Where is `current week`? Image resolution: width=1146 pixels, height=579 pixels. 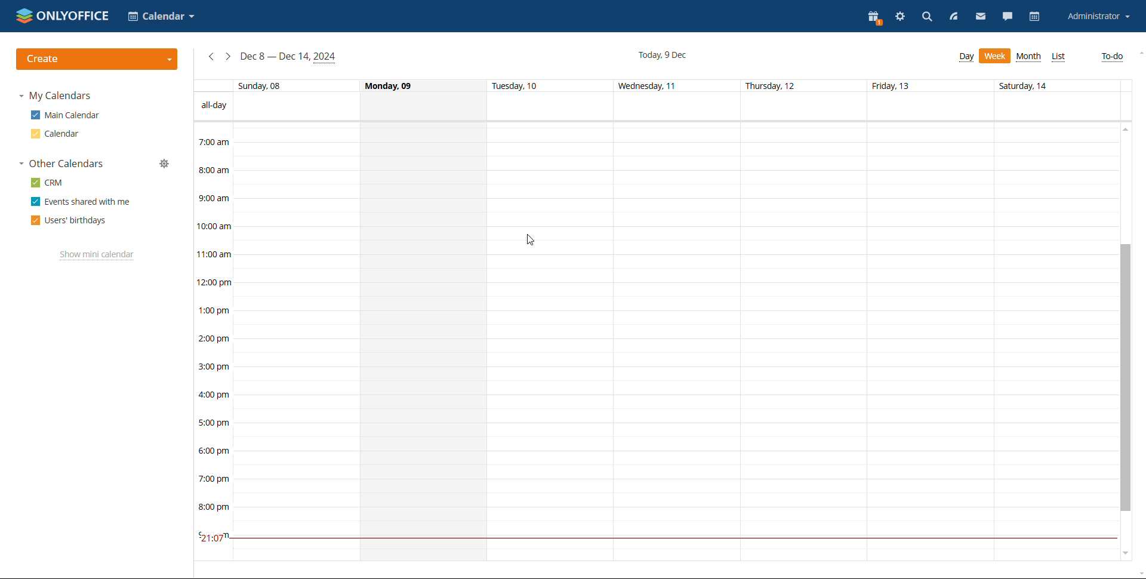 current week is located at coordinates (289, 57).